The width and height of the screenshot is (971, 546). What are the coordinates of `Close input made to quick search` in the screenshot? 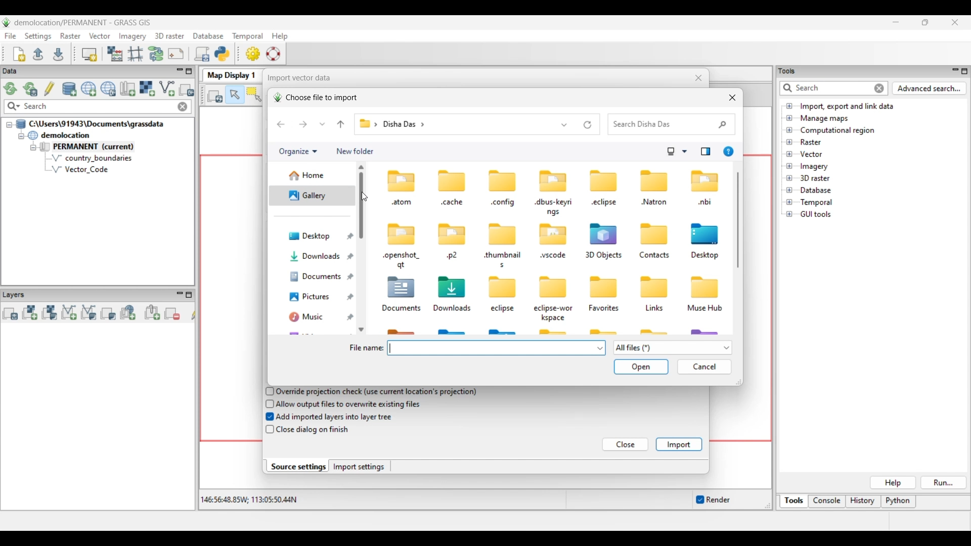 It's located at (183, 107).